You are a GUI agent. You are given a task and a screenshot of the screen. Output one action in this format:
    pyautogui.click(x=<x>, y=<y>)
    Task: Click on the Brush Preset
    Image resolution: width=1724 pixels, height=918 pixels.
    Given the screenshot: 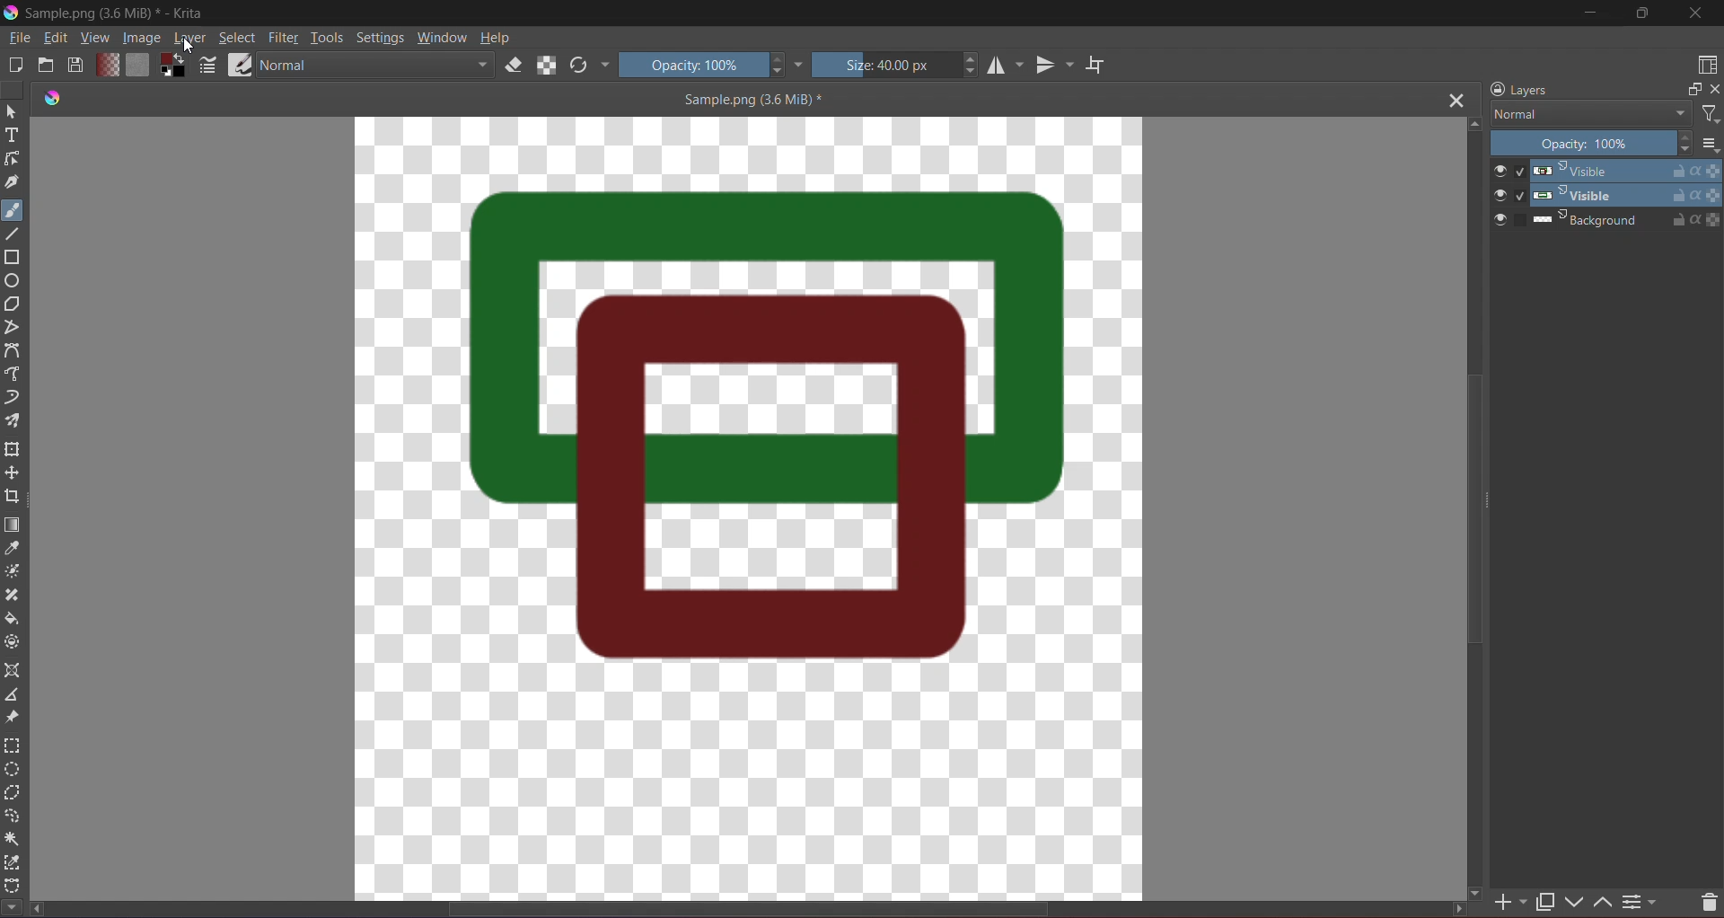 What is the action you would take?
    pyautogui.click(x=240, y=65)
    